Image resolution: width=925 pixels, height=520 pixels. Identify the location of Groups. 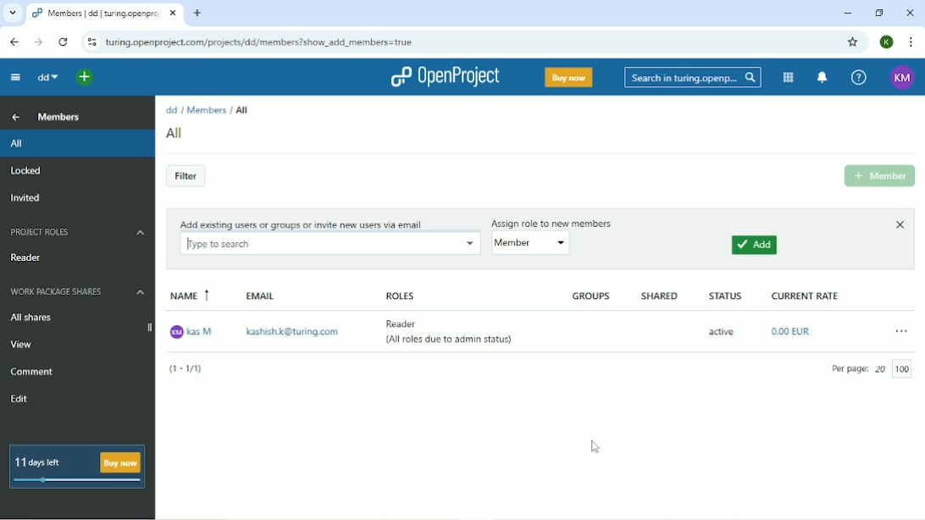
(593, 296).